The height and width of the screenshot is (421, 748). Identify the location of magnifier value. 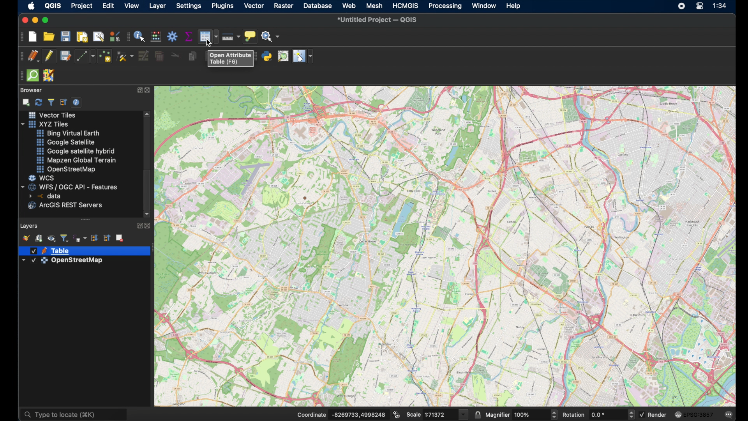
(531, 414).